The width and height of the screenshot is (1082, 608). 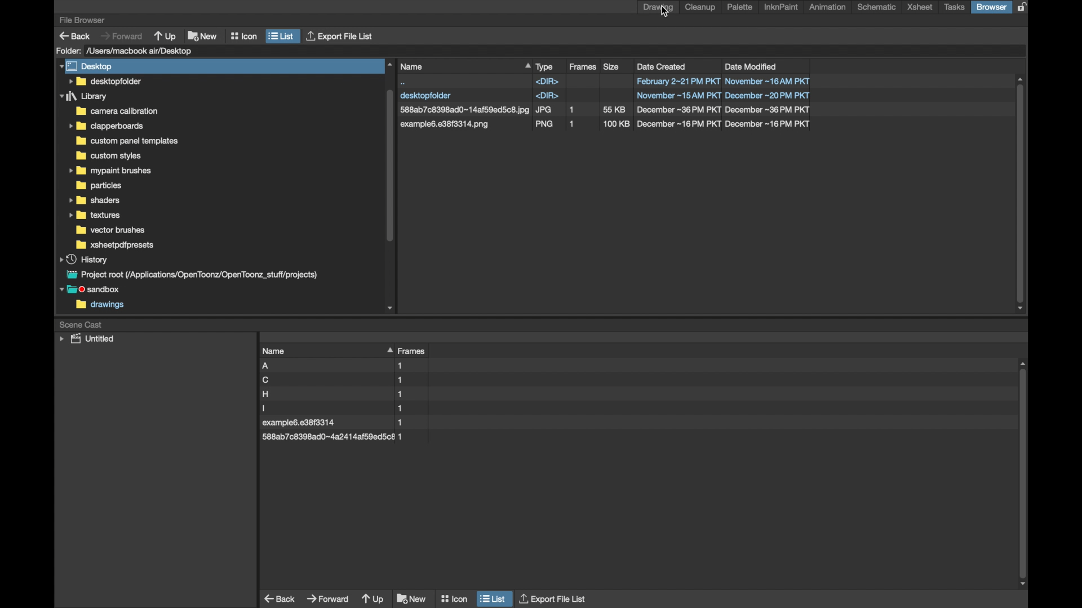 What do you see at coordinates (612, 66) in the screenshot?
I see `size` at bounding box center [612, 66].